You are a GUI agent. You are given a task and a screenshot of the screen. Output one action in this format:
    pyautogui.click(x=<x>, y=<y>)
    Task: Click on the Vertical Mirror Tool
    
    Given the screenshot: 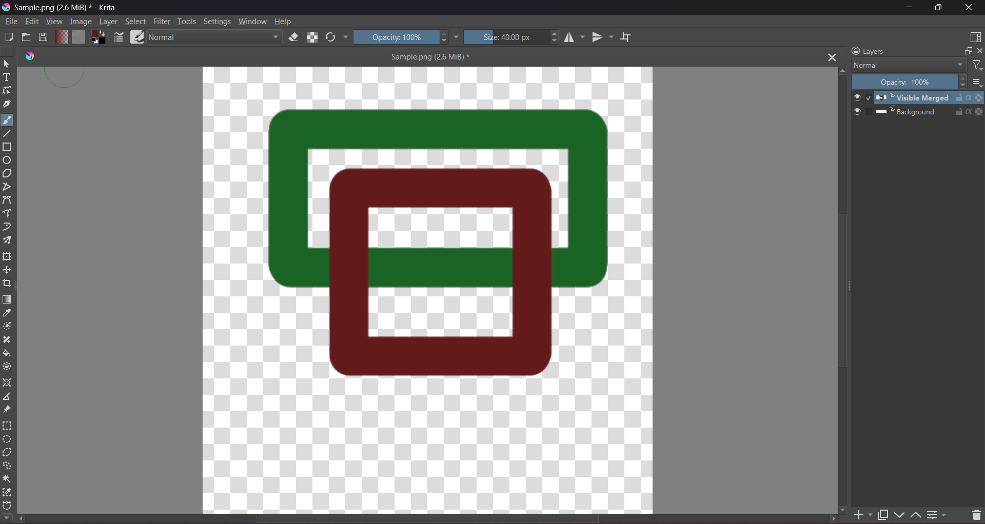 What is the action you would take?
    pyautogui.click(x=602, y=37)
    